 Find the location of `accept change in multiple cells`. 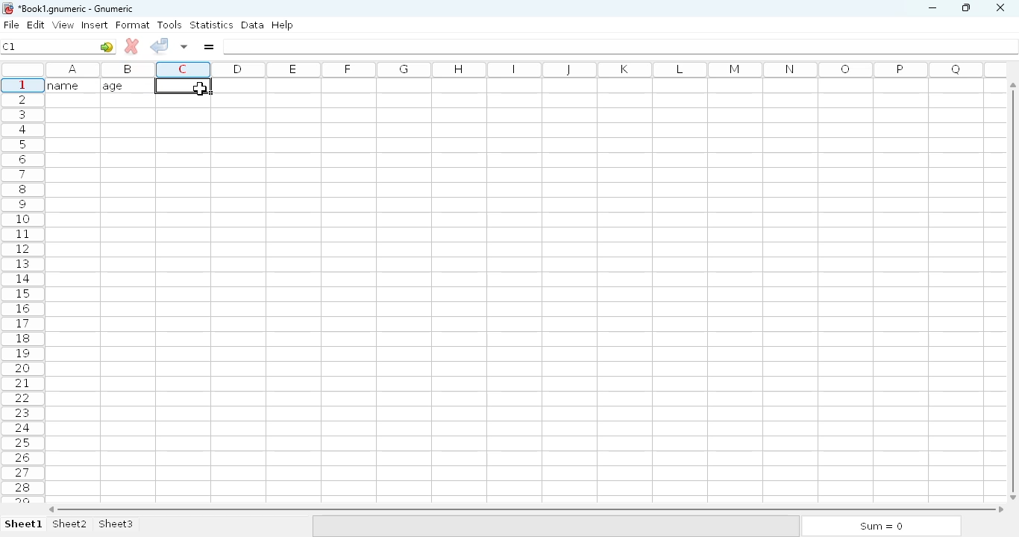

accept change in multiple cells is located at coordinates (184, 46).